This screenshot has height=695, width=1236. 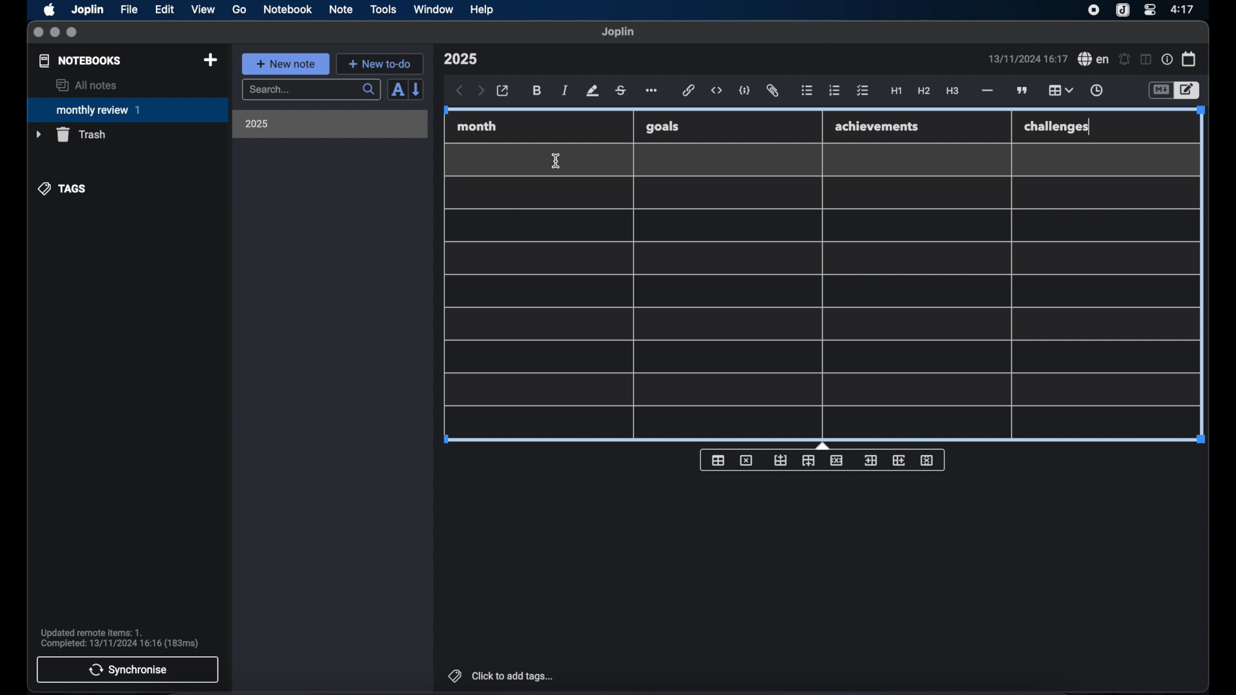 I want to click on monthly review, so click(x=127, y=109).